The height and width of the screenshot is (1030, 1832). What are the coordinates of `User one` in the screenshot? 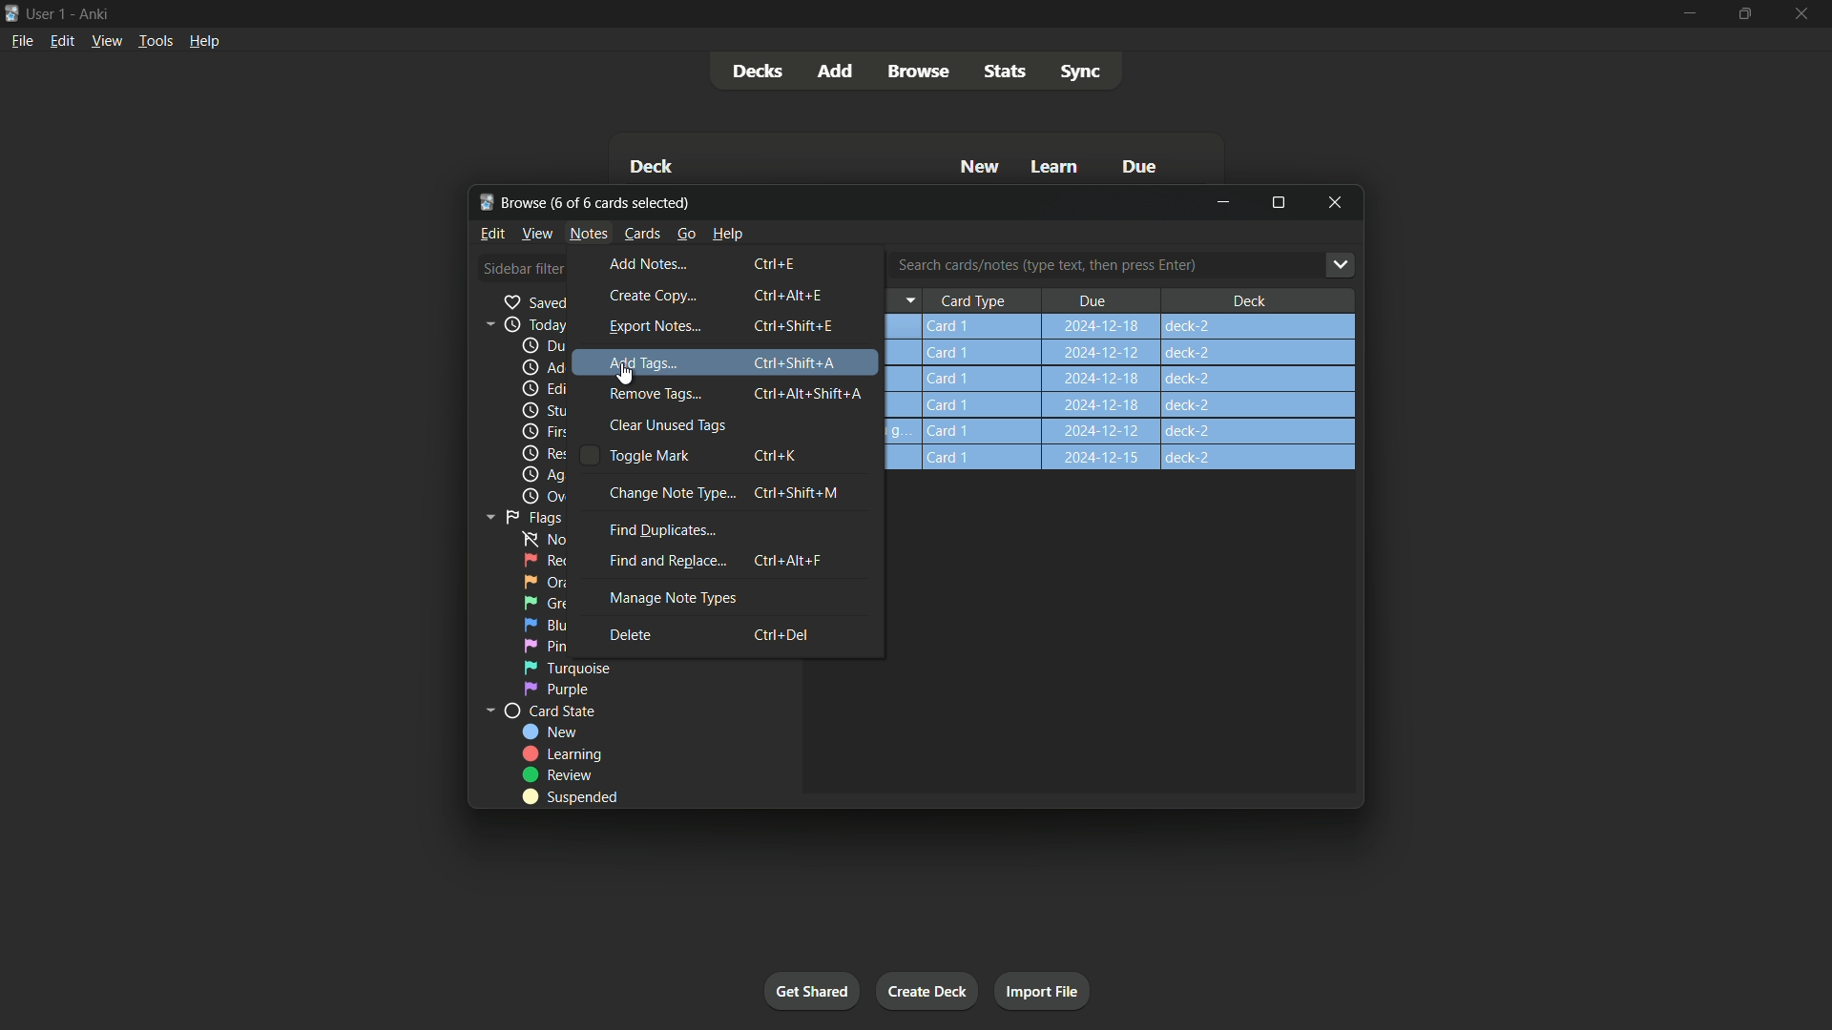 It's located at (47, 14).